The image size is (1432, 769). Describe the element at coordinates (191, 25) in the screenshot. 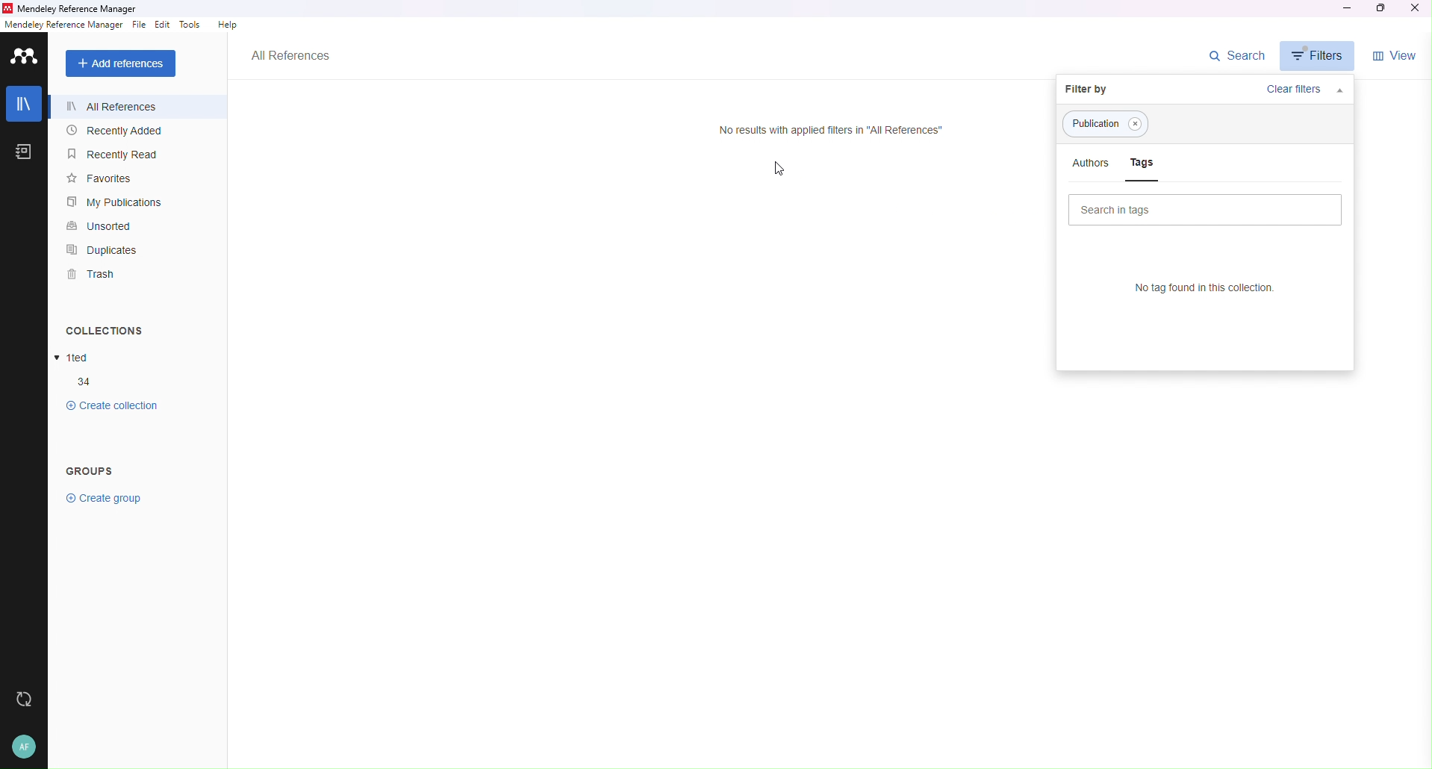

I see `Tools` at that location.